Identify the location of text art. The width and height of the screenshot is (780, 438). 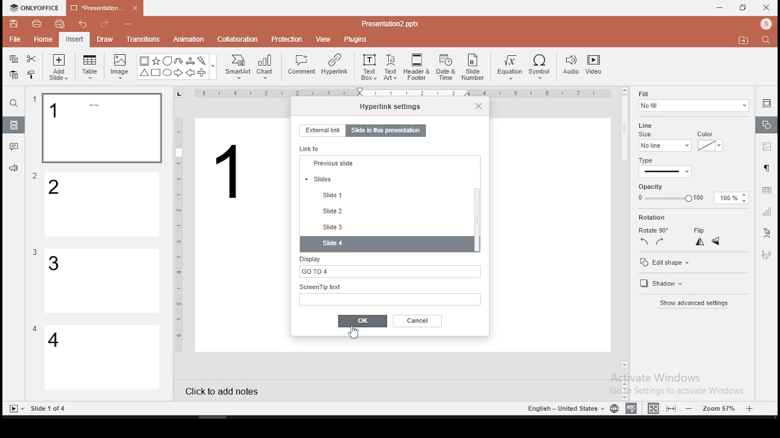
(391, 66).